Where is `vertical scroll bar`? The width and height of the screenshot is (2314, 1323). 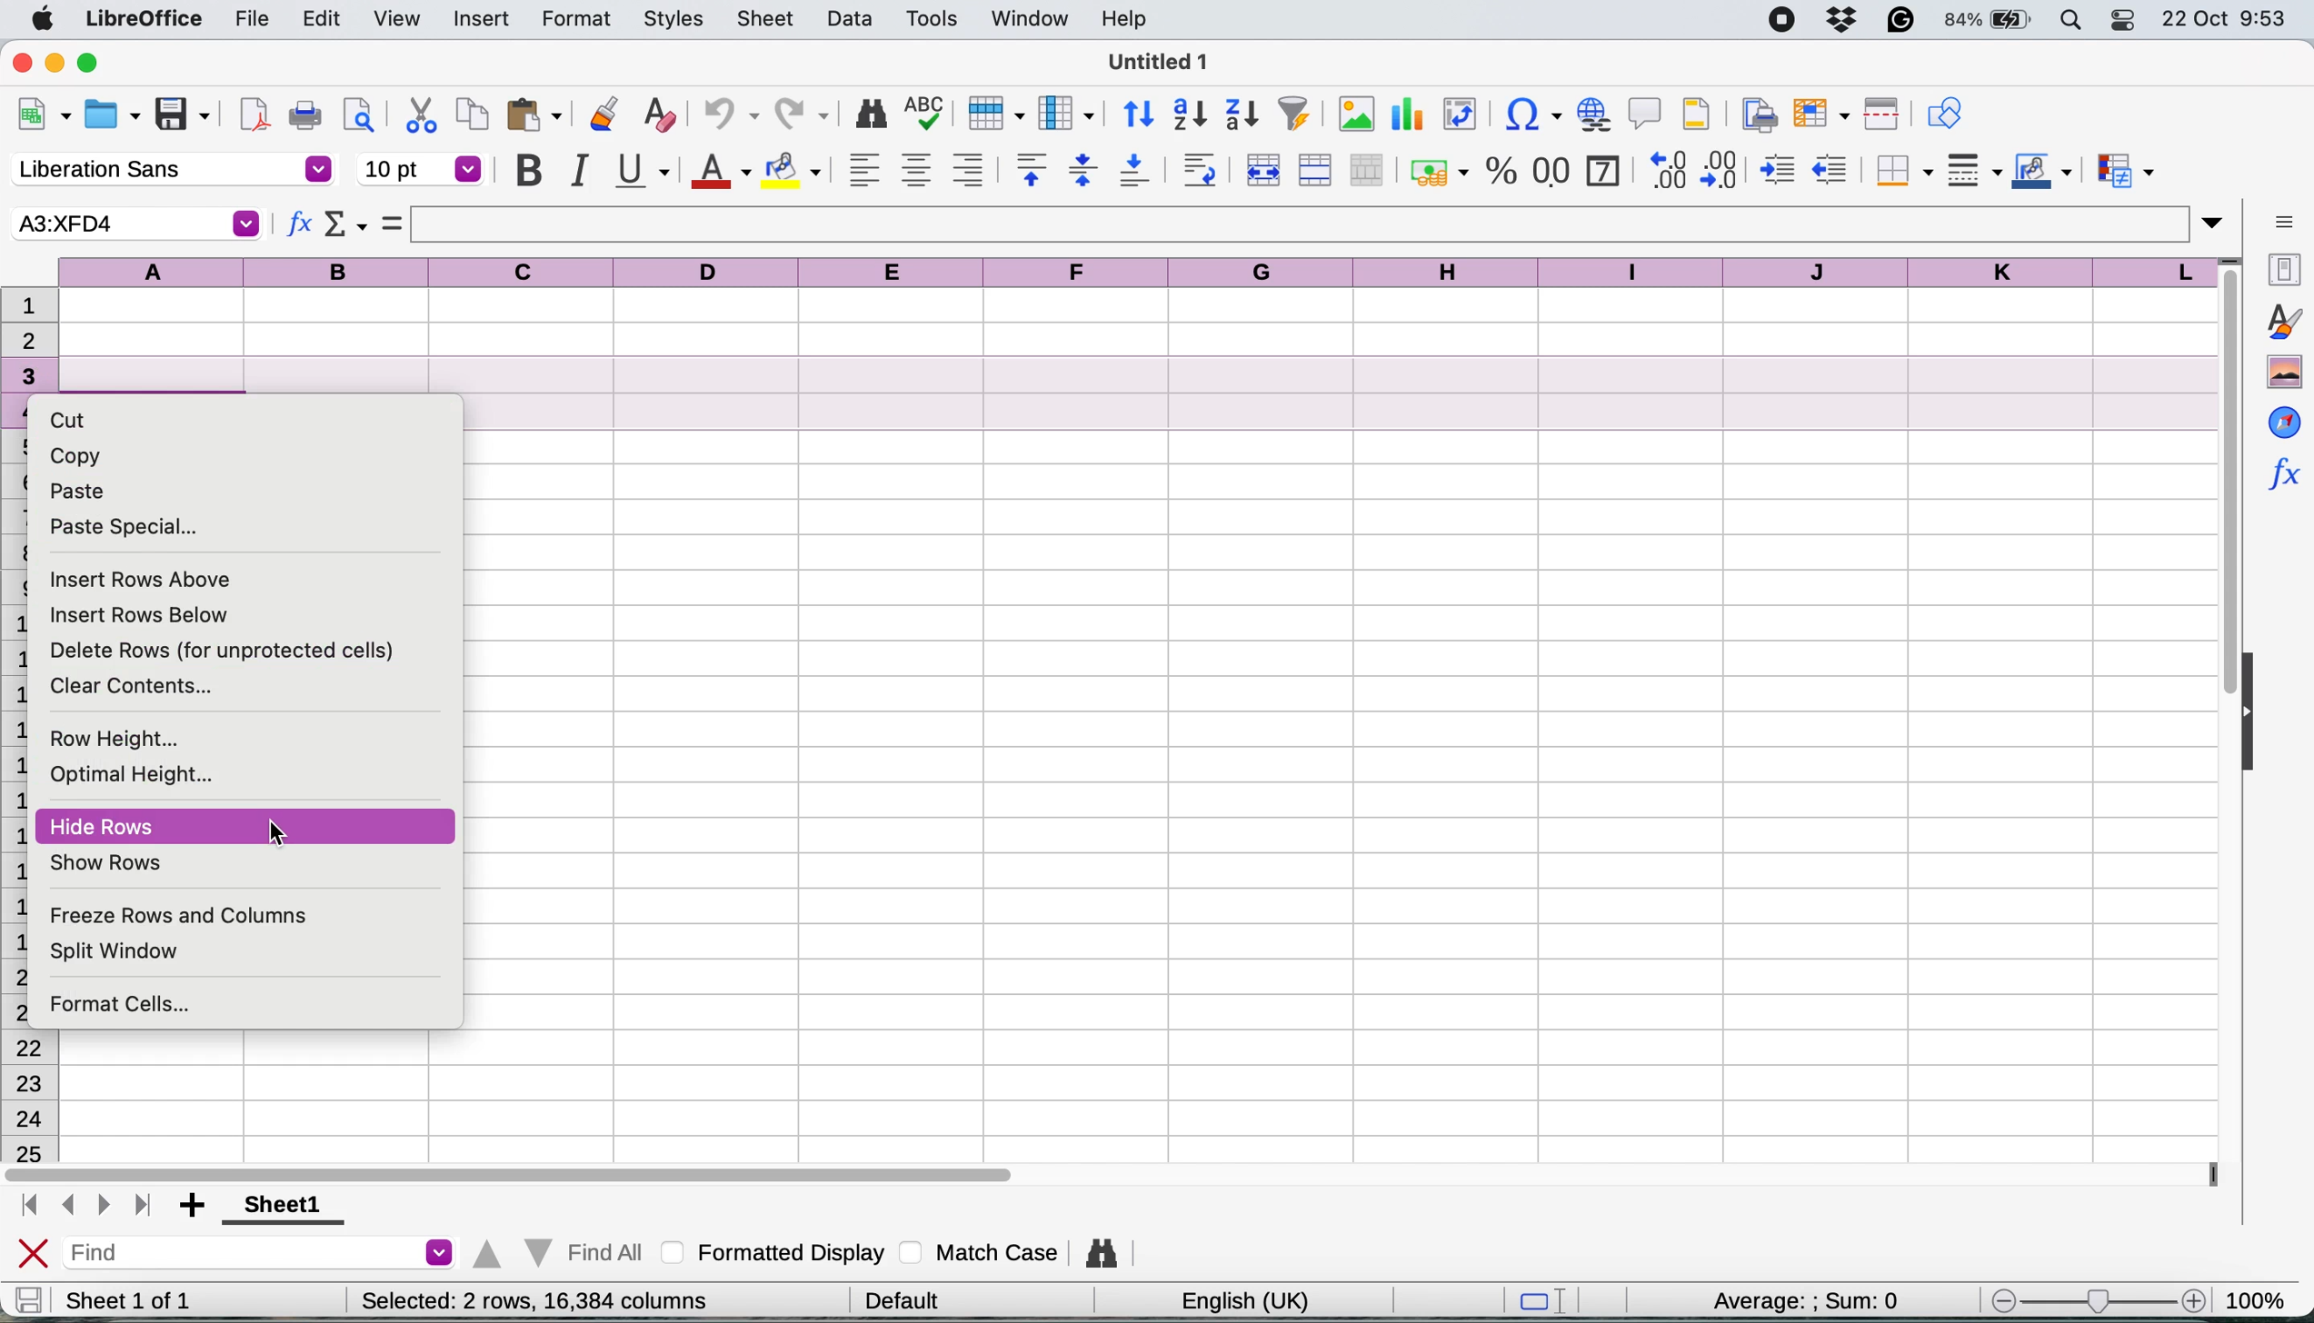 vertical scroll bar is located at coordinates (2215, 496).